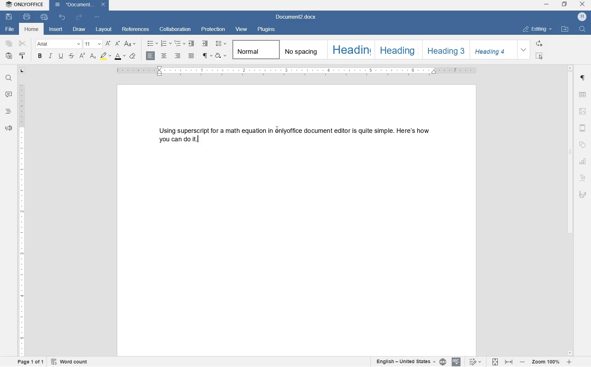 This screenshot has width=591, height=367. What do you see at coordinates (294, 135) in the screenshot?
I see `Using superscript for a math equation in onlyoffice document editor is quite simple. Here's how you can do it` at bounding box center [294, 135].